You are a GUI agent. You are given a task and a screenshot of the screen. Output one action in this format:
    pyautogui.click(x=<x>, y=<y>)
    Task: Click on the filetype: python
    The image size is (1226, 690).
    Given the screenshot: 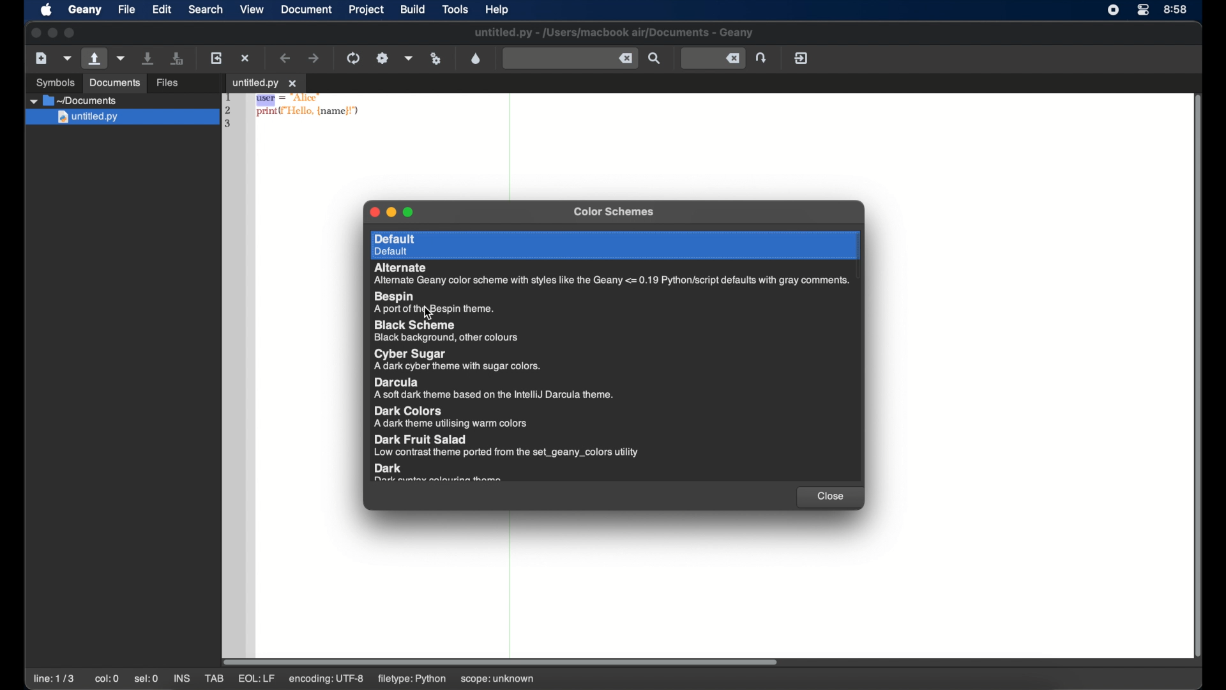 What is the action you would take?
    pyautogui.click(x=413, y=680)
    